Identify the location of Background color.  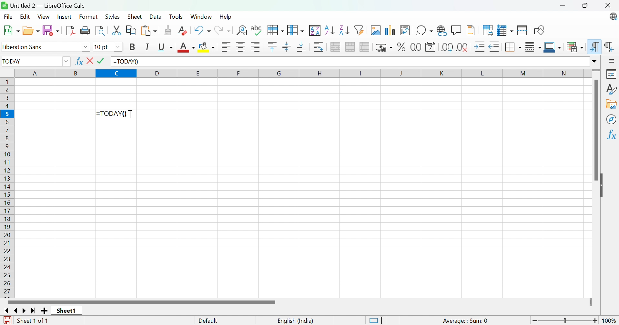
(208, 47).